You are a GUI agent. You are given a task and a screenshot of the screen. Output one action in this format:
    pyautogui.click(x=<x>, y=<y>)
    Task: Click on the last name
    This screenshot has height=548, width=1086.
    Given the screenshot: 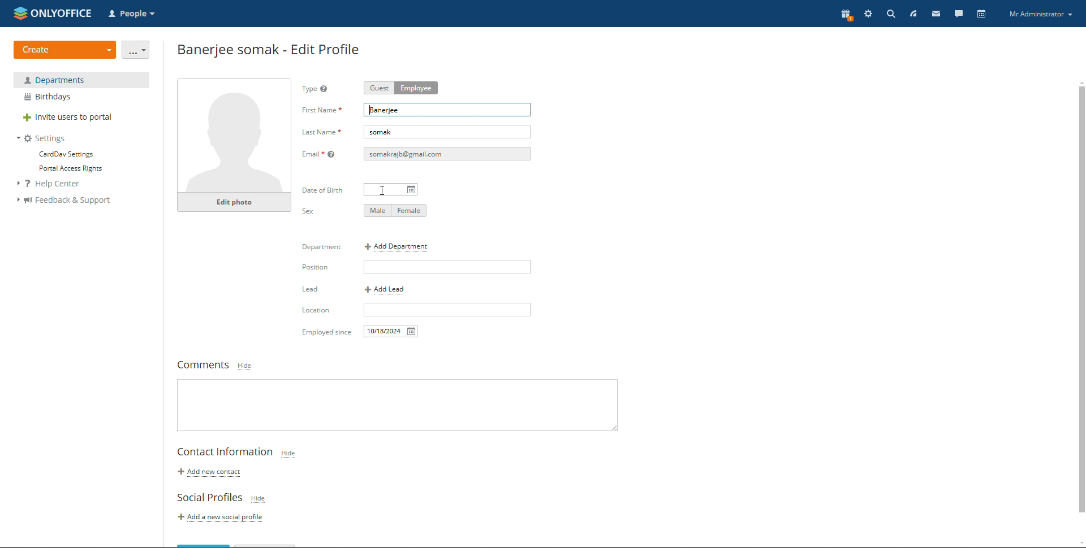 What is the action you would take?
    pyautogui.click(x=447, y=132)
    